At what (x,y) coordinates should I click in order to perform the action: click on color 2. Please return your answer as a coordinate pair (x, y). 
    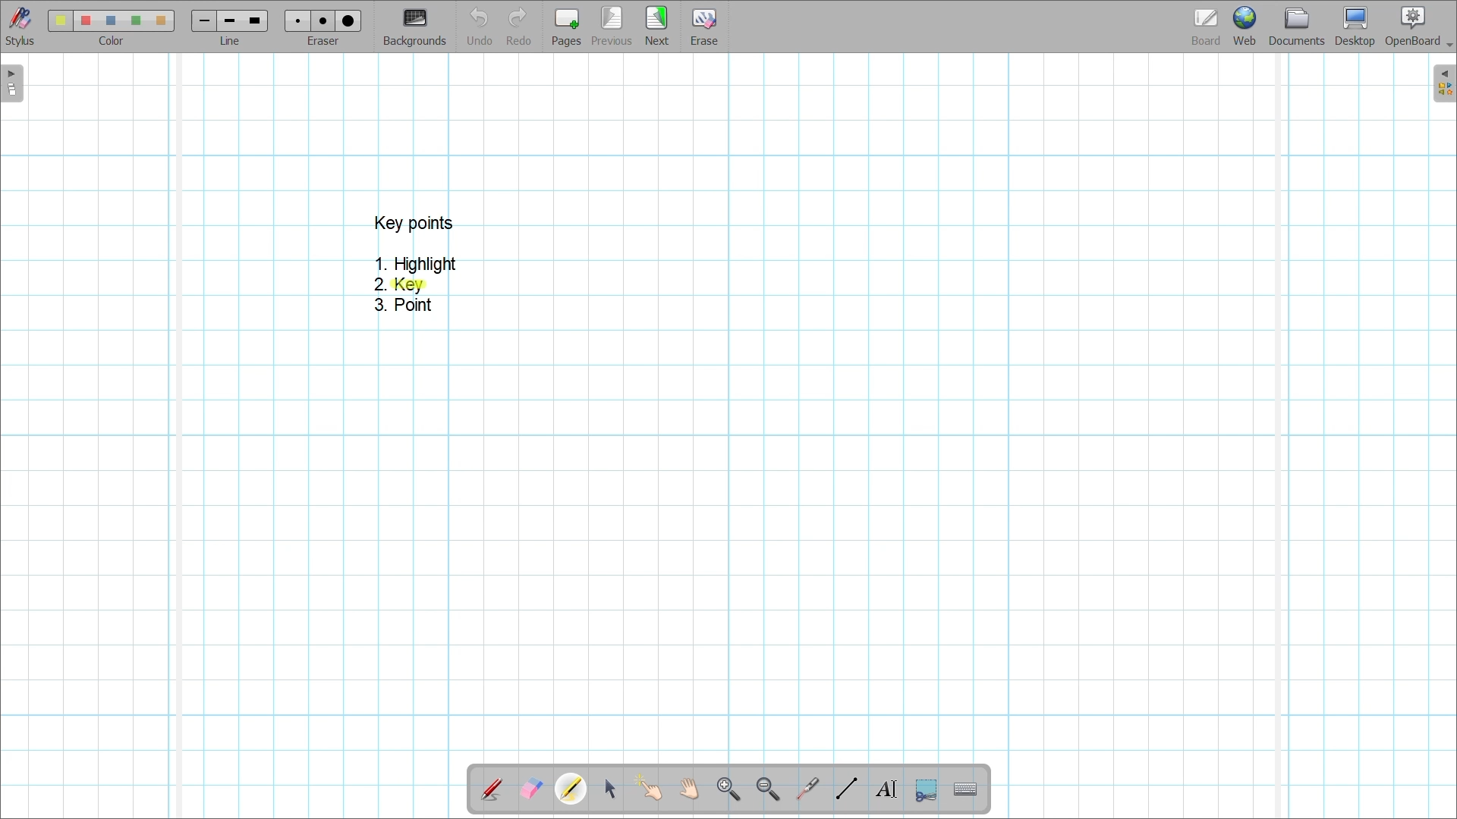
    Looking at the image, I should click on (85, 21).